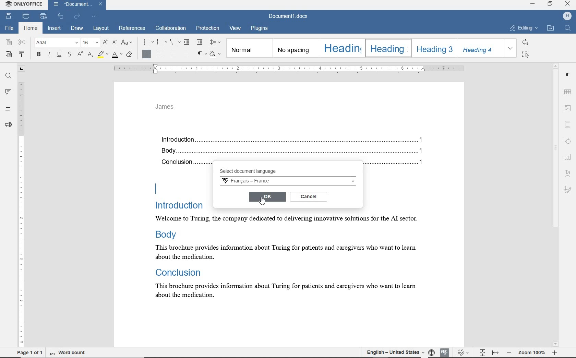  Describe the element at coordinates (267, 197) in the screenshot. I see `OK` at that location.